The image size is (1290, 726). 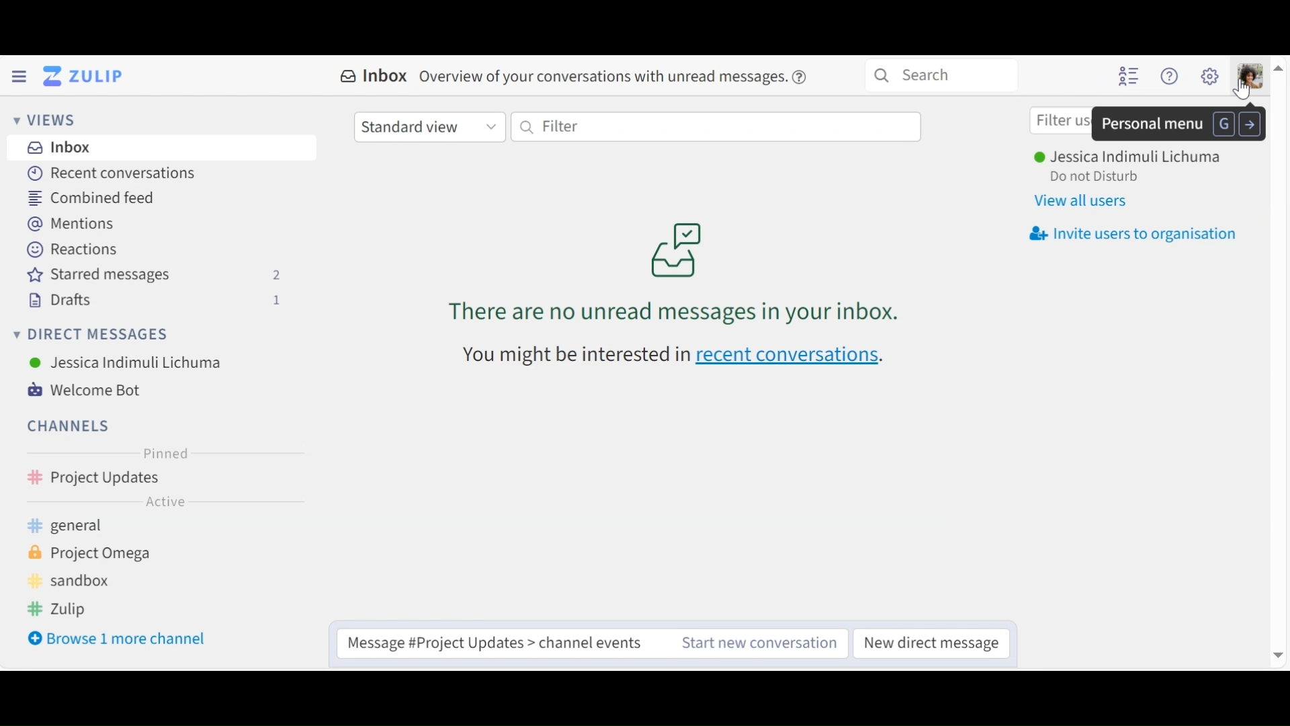 I want to click on Personal menu, so click(x=1252, y=76).